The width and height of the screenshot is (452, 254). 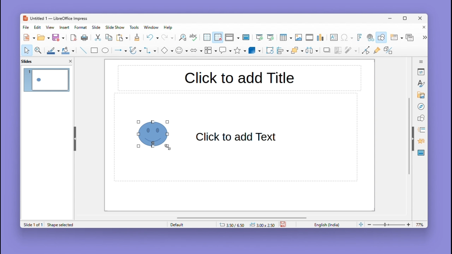 I want to click on Window, so click(x=153, y=27).